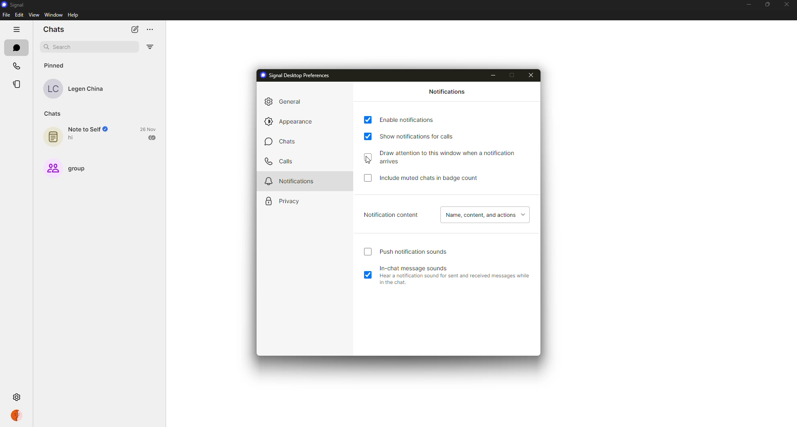 The height and width of the screenshot is (427, 797). I want to click on enabled, so click(368, 136).